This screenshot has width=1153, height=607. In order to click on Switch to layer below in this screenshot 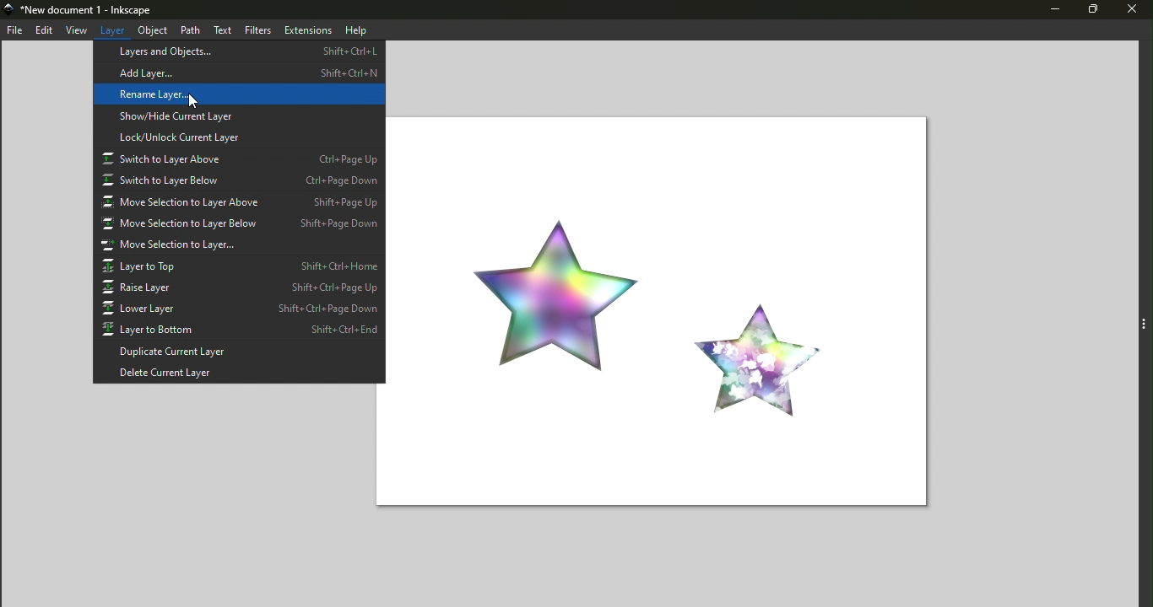, I will do `click(239, 180)`.